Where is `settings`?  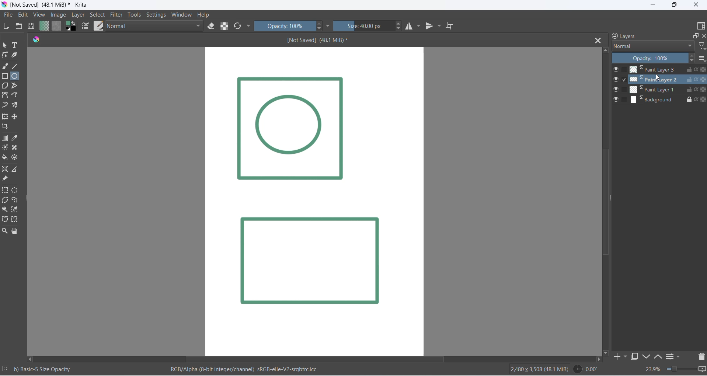
settings is located at coordinates (157, 15).